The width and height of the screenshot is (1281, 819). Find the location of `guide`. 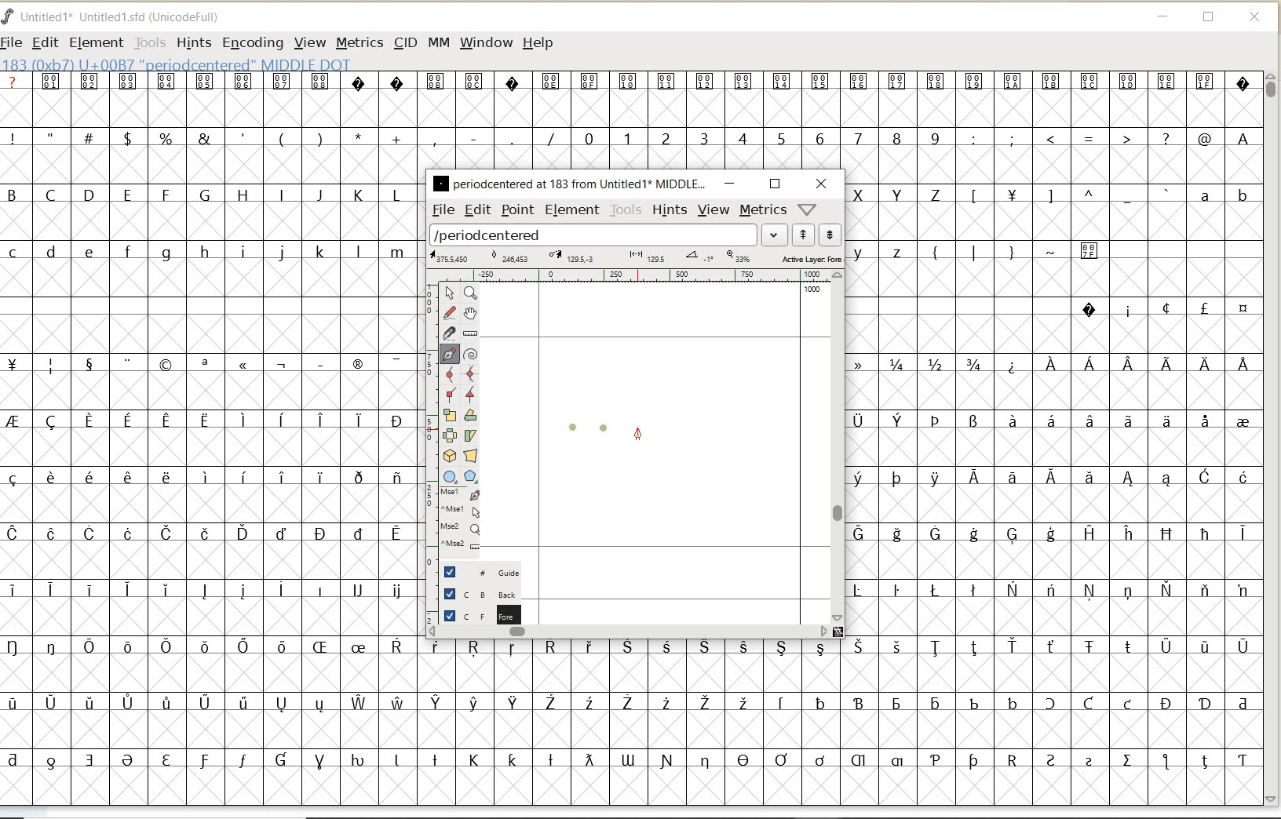

guide is located at coordinates (476, 573).